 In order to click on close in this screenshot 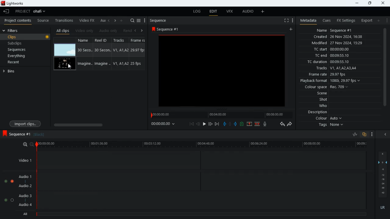, I will do `click(384, 3)`.